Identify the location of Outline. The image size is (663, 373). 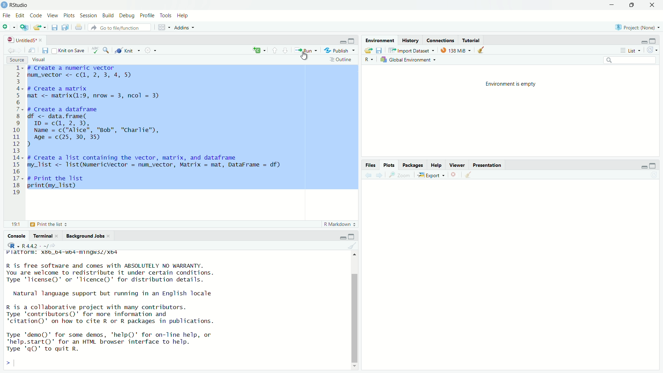
(341, 61).